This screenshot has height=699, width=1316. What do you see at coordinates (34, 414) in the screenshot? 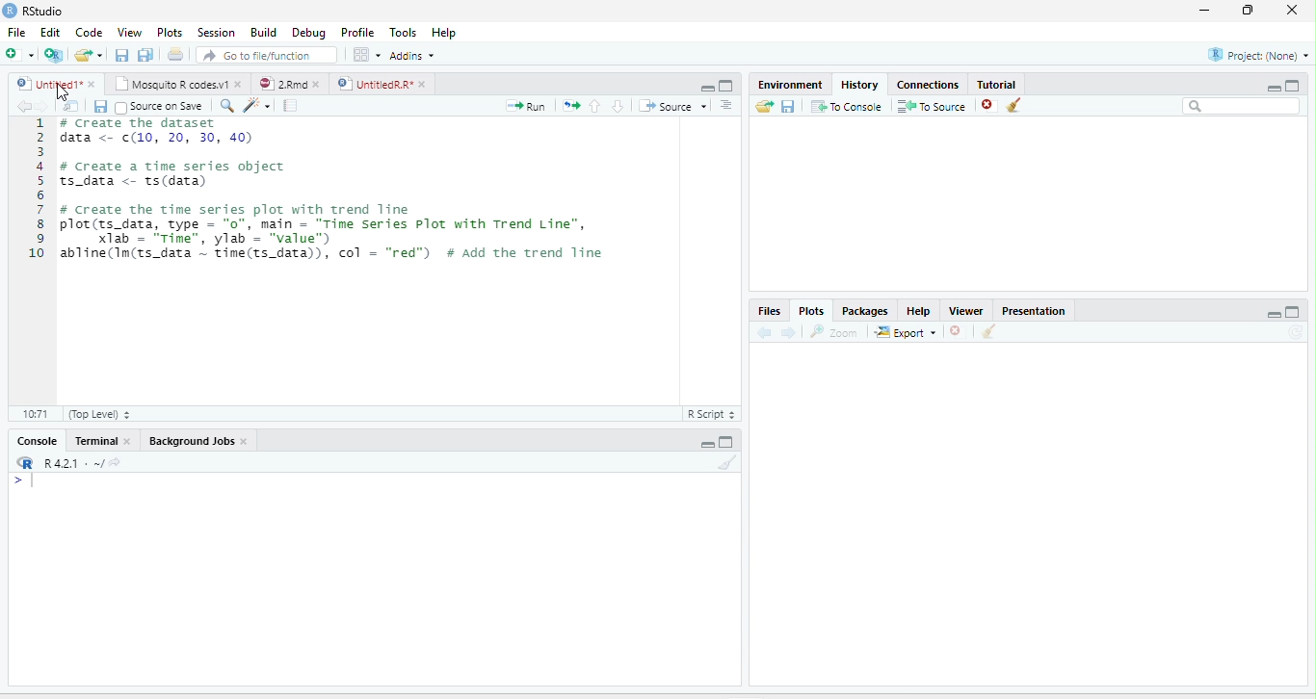
I see `1:1` at bounding box center [34, 414].